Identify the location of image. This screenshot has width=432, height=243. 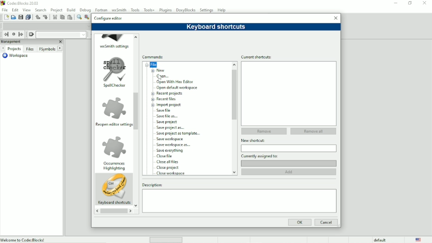
(114, 68).